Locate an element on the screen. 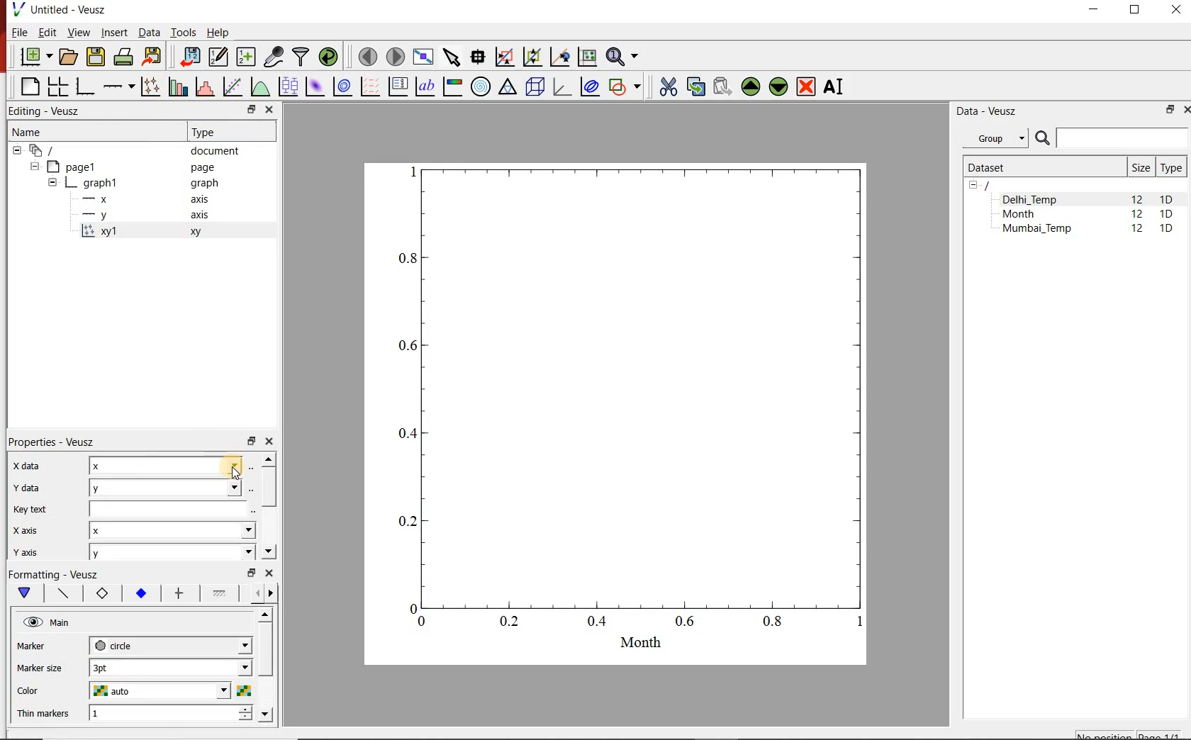 This screenshot has height=740, width=1191. remove the selected widgets is located at coordinates (807, 86).